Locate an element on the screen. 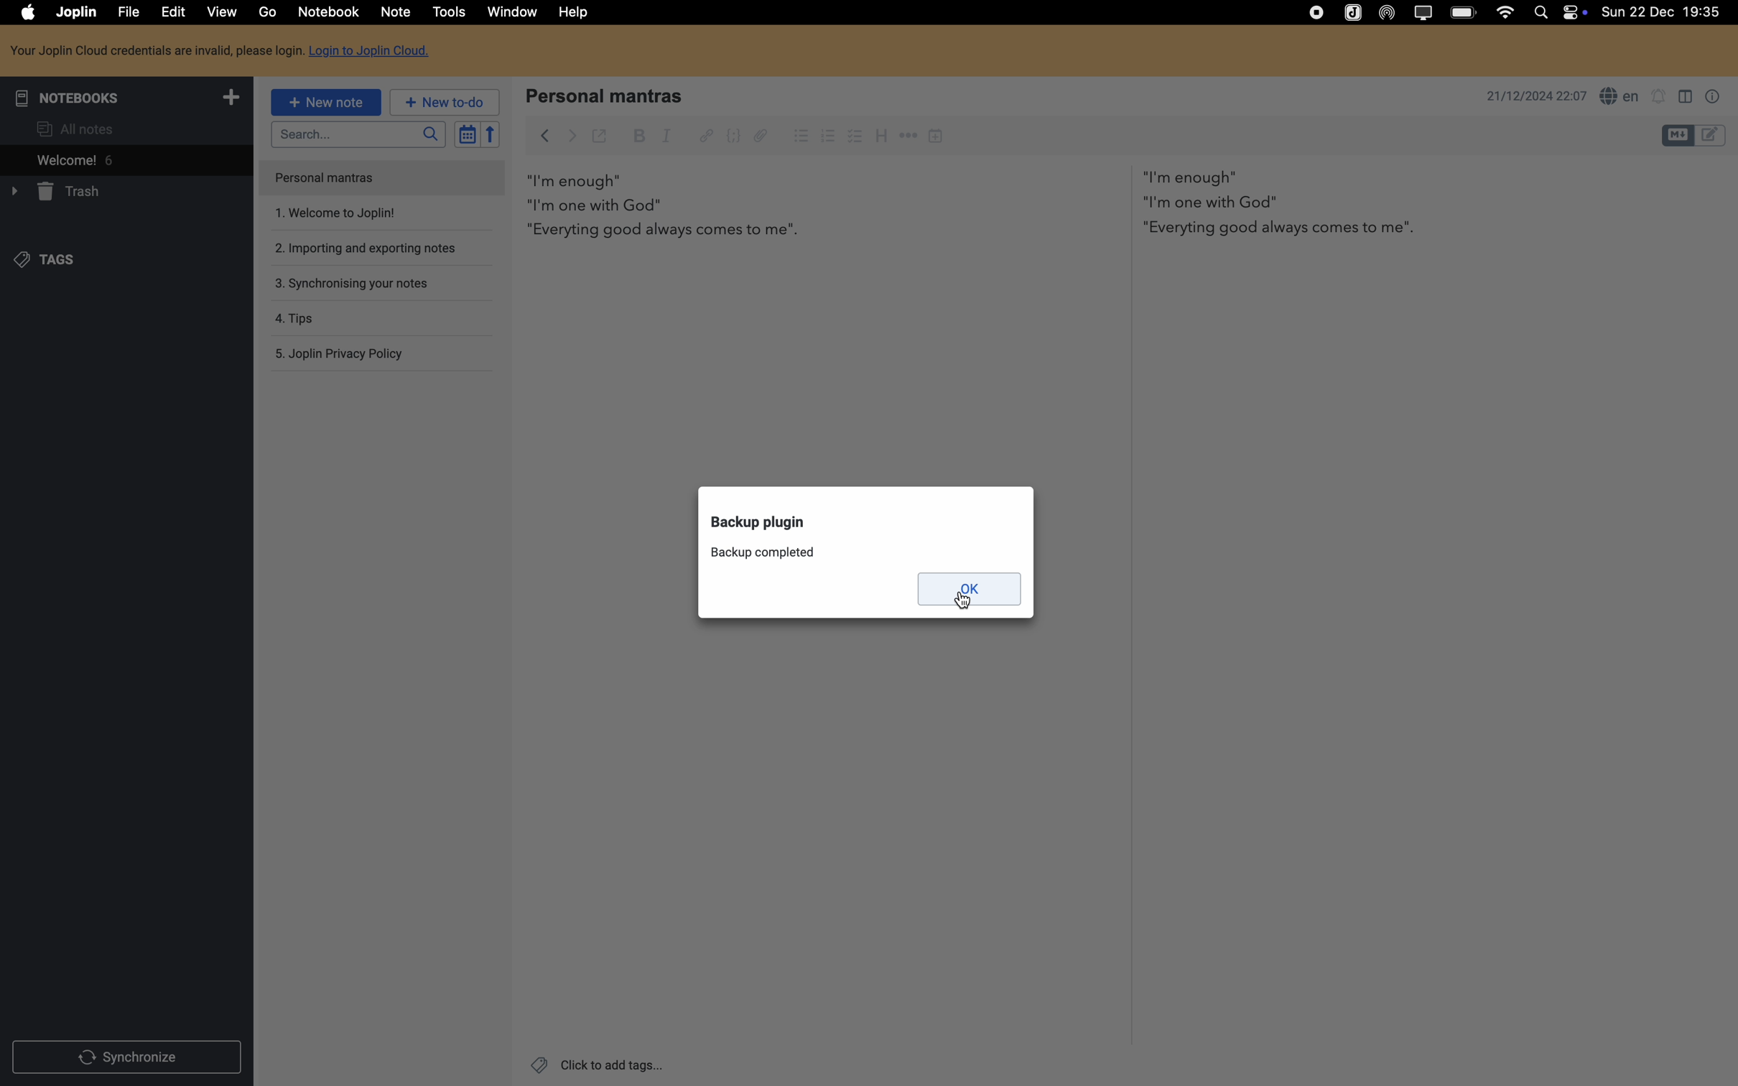 The width and height of the screenshot is (1738, 1086). date and hour is located at coordinates (1666, 11).